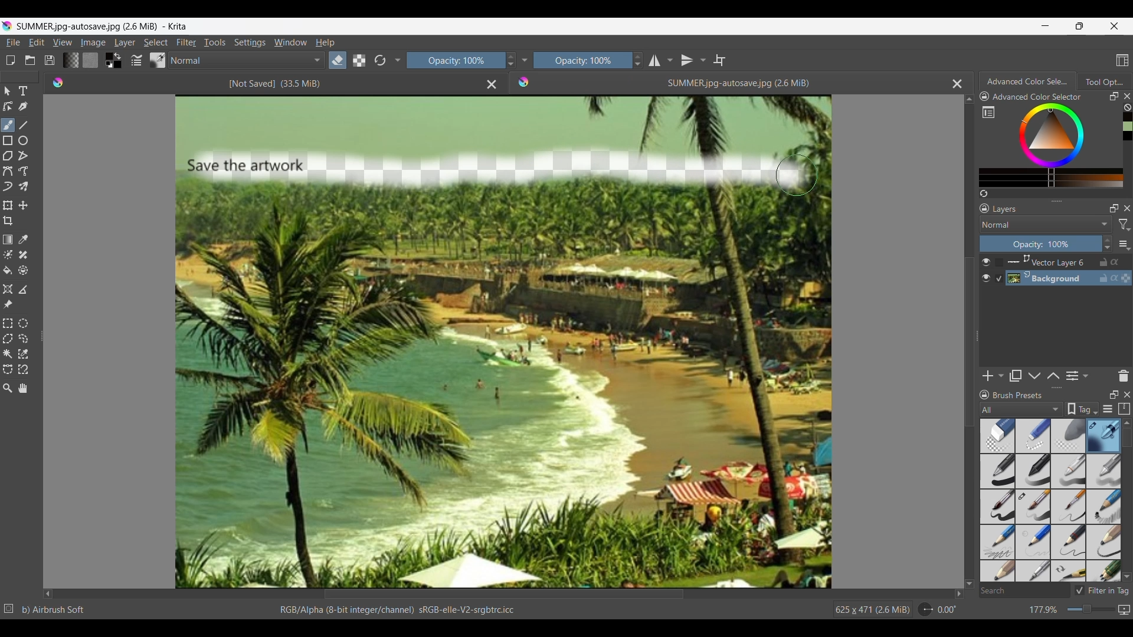  What do you see at coordinates (1040, 97) in the screenshot?
I see `Advanced Color Selector` at bounding box center [1040, 97].